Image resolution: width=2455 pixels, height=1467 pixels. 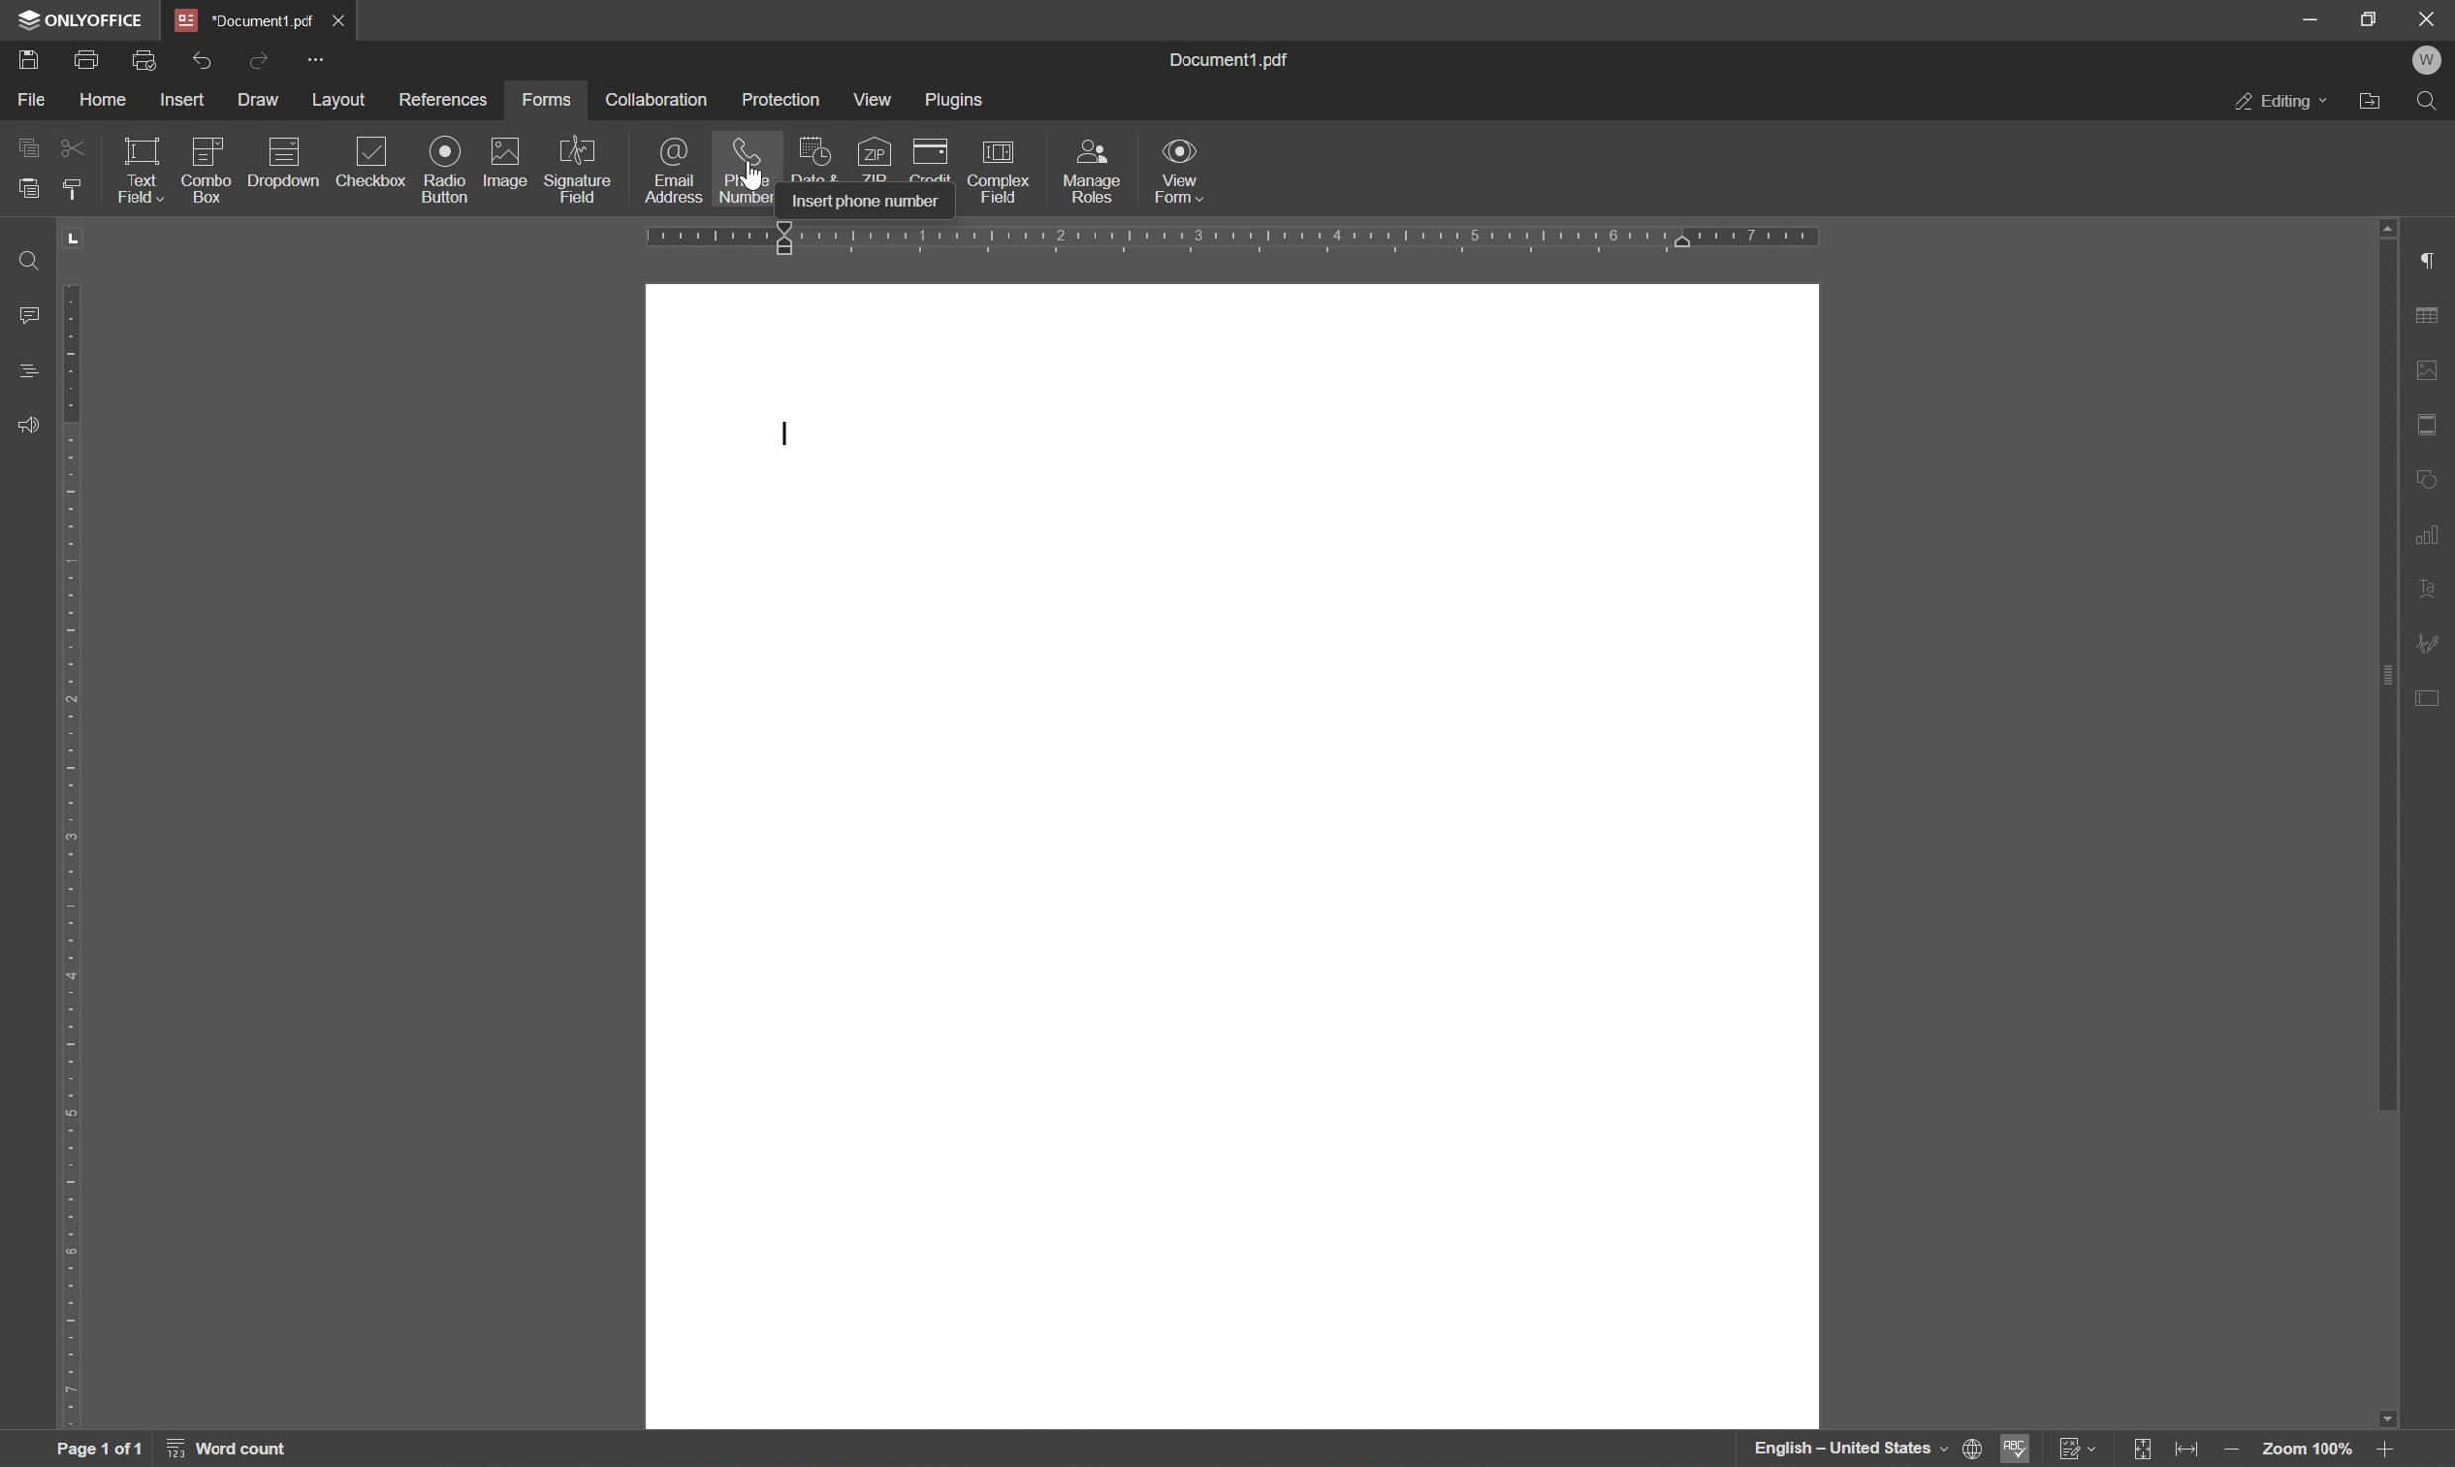 What do you see at coordinates (2397, 1425) in the screenshot?
I see `scroll down` at bounding box center [2397, 1425].